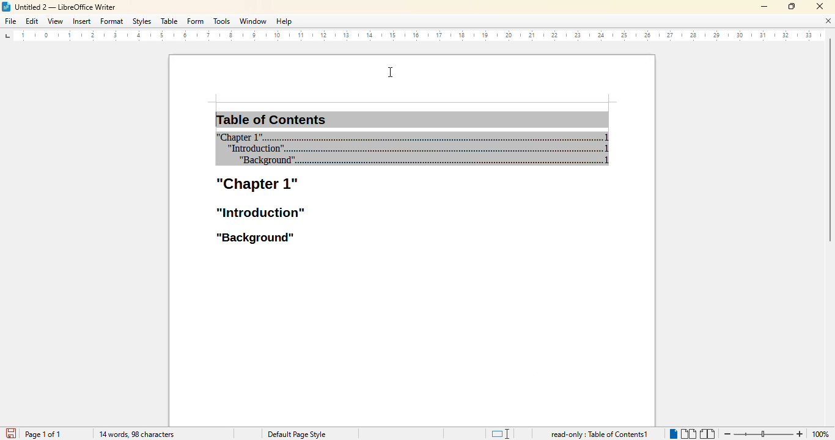 The image size is (835, 440). Describe the element at coordinates (43, 434) in the screenshot. I see `page 1 of 1` at that location.